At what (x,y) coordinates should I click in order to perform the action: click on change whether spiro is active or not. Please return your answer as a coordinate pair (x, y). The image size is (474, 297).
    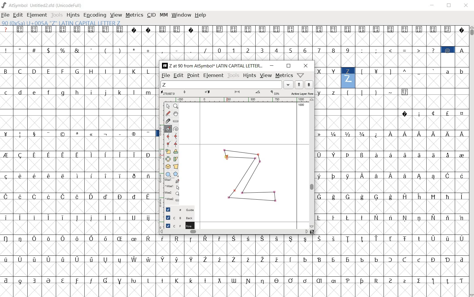
    Looking at the image, I should click on (176, 128).